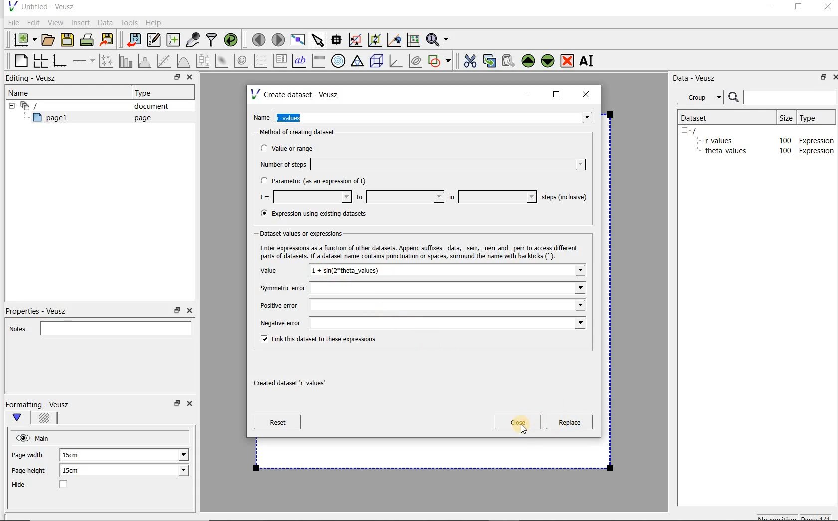 The height and width of the screenshot is (521, 838). I want to click on size, so click(785, 116).